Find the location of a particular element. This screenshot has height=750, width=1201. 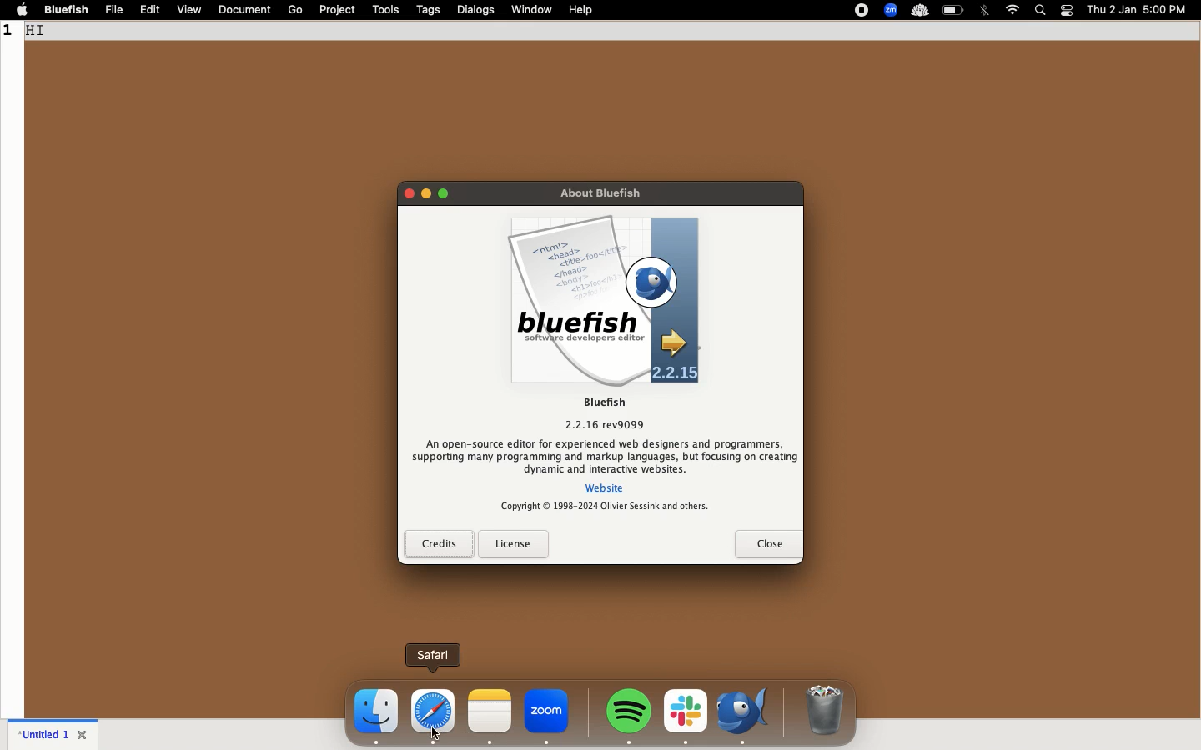

trash is located at coordinates (822, 712).